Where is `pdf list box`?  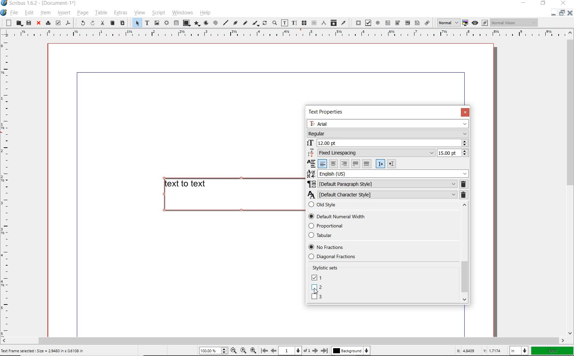 pdf list box is located at coordinates (407, 23).